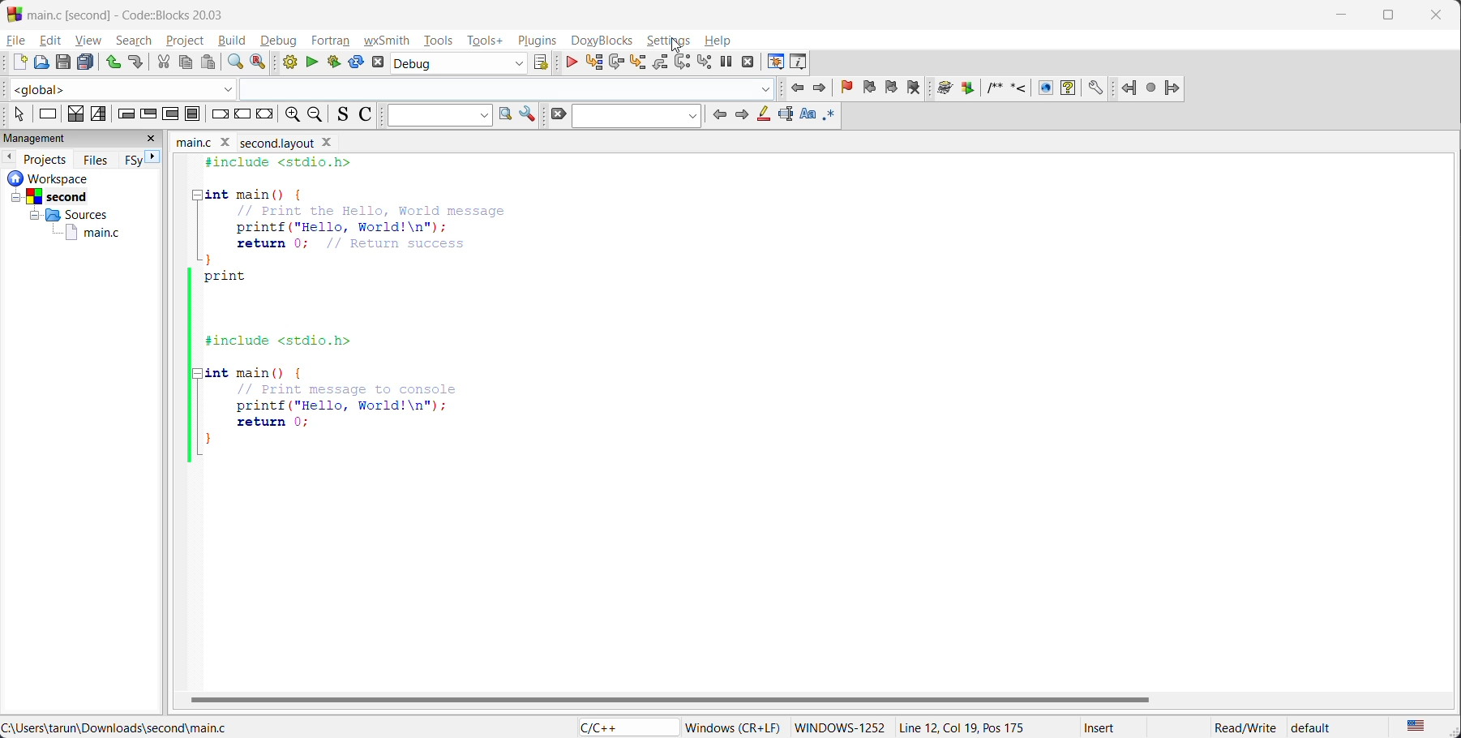 This screenshot has height=738, width=1461. What do you see at coordinates (45, 160) in the screenshot?
I see `projects` at bounding box center [45, 160].